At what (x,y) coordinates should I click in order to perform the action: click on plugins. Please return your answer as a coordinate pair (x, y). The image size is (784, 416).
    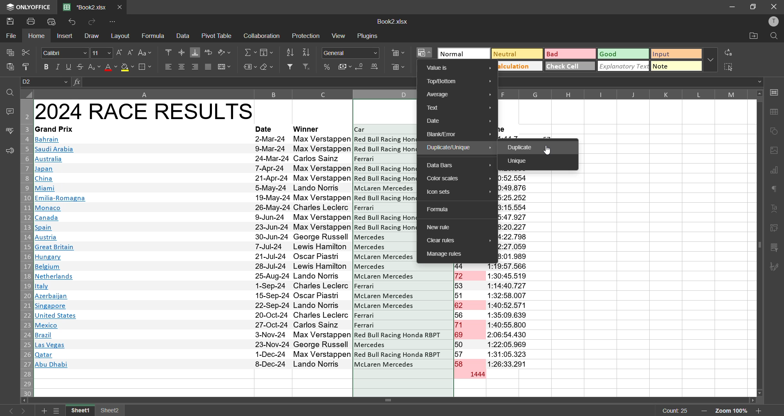
    Looking at the image, I should click on (367, 35).